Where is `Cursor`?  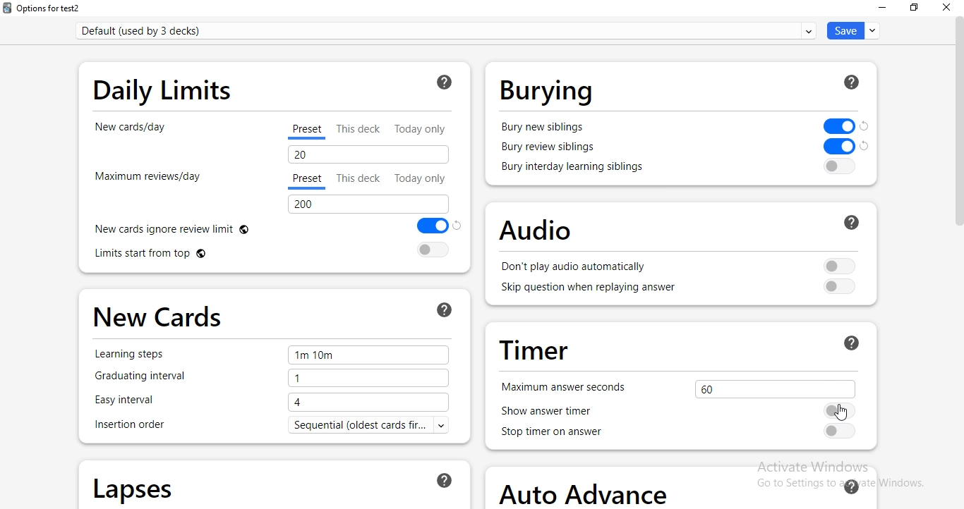 Cursor is located at coordinates (840, 412).